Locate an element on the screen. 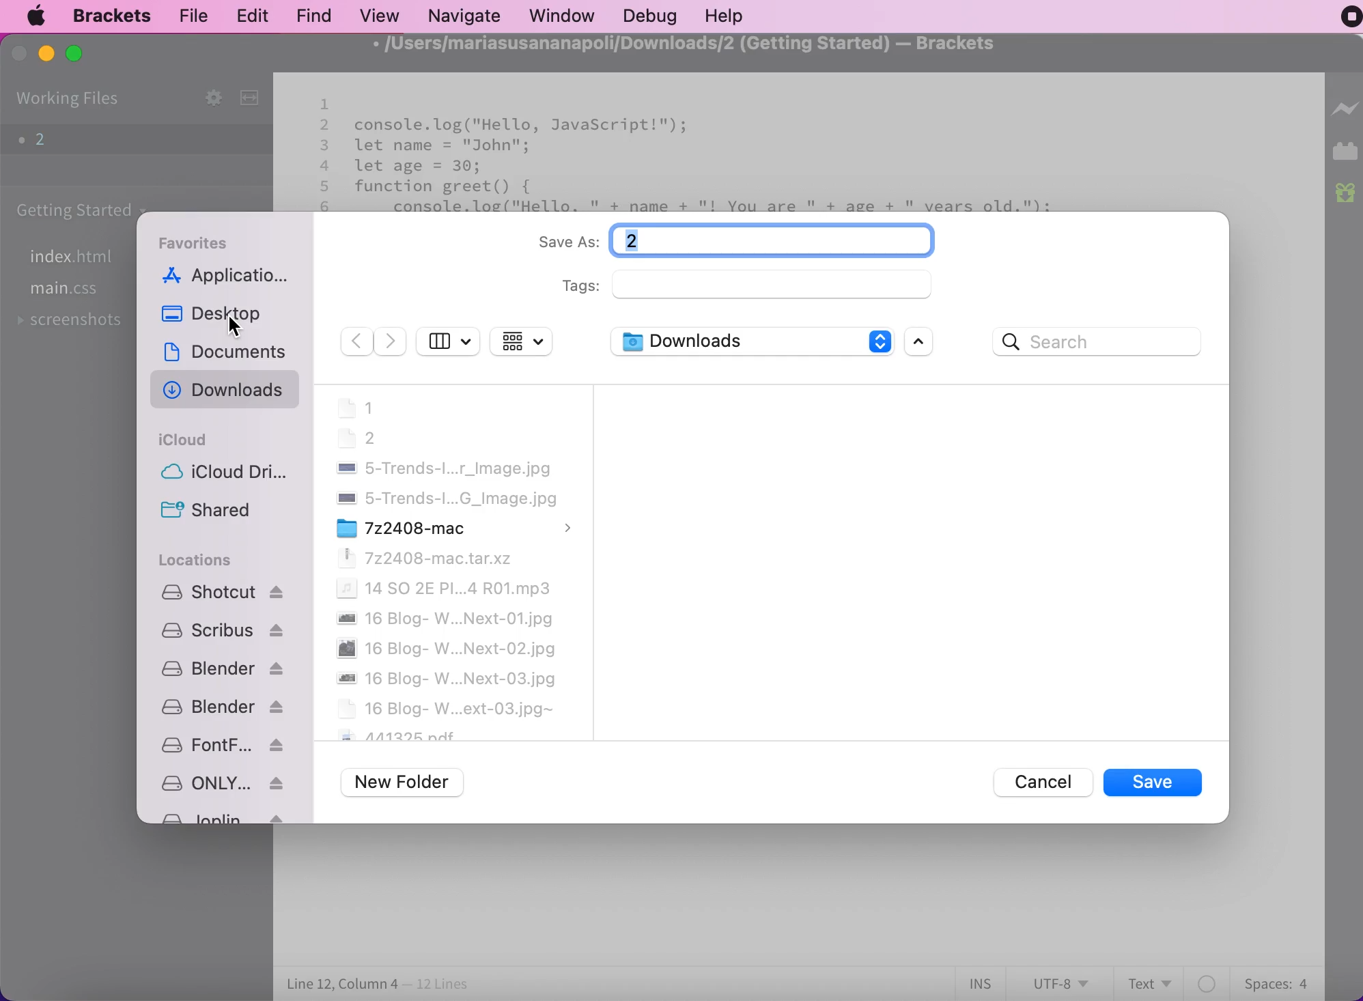 The height and width of the screenshot is (1001, 1363). minimize is located at coordinates (45, 54).